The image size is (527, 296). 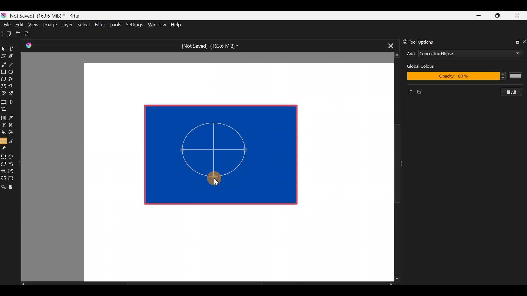 What do you see at coordinates (13, 179) in the screenshot?
I see `Magnetic curve selection tool` at bounding box center [13, 179].